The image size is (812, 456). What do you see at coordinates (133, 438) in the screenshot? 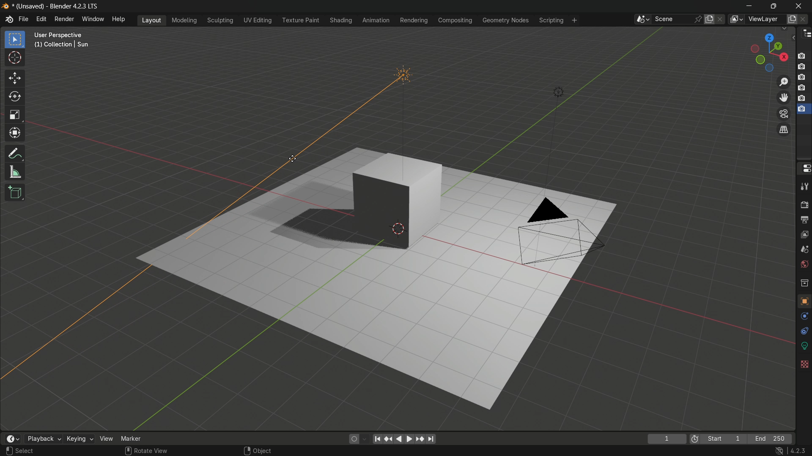
I see `marker` at bounding box center [133, 438].